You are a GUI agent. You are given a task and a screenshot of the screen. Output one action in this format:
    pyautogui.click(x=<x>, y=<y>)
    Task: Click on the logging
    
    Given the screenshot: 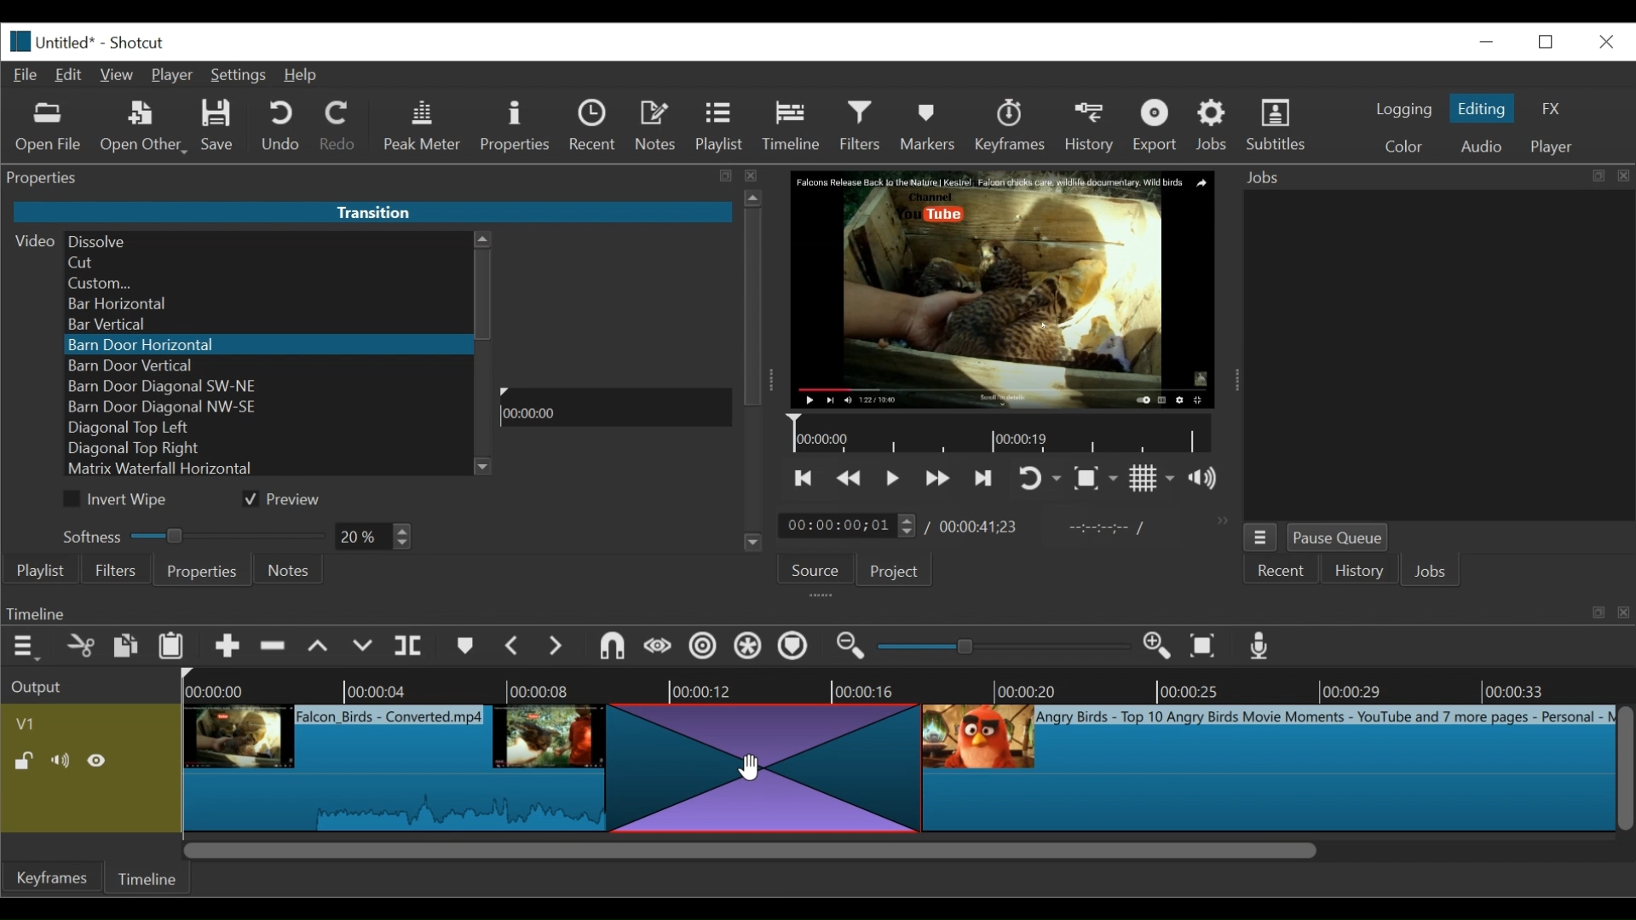 What is the action you would take?
    pyautogui.click(x=1404, y=111)
    